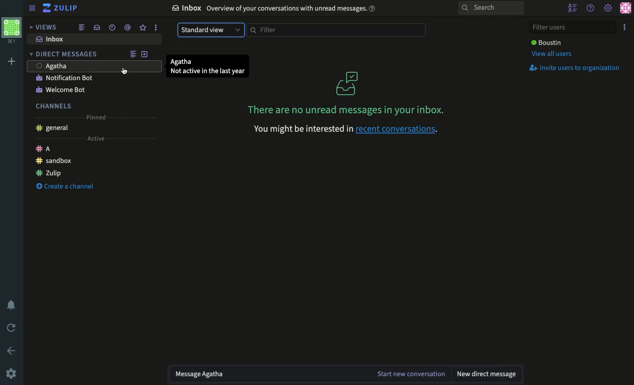  Describe the element at coordinates (11, 327) in the screenshot. I see `Refresh` at that location.